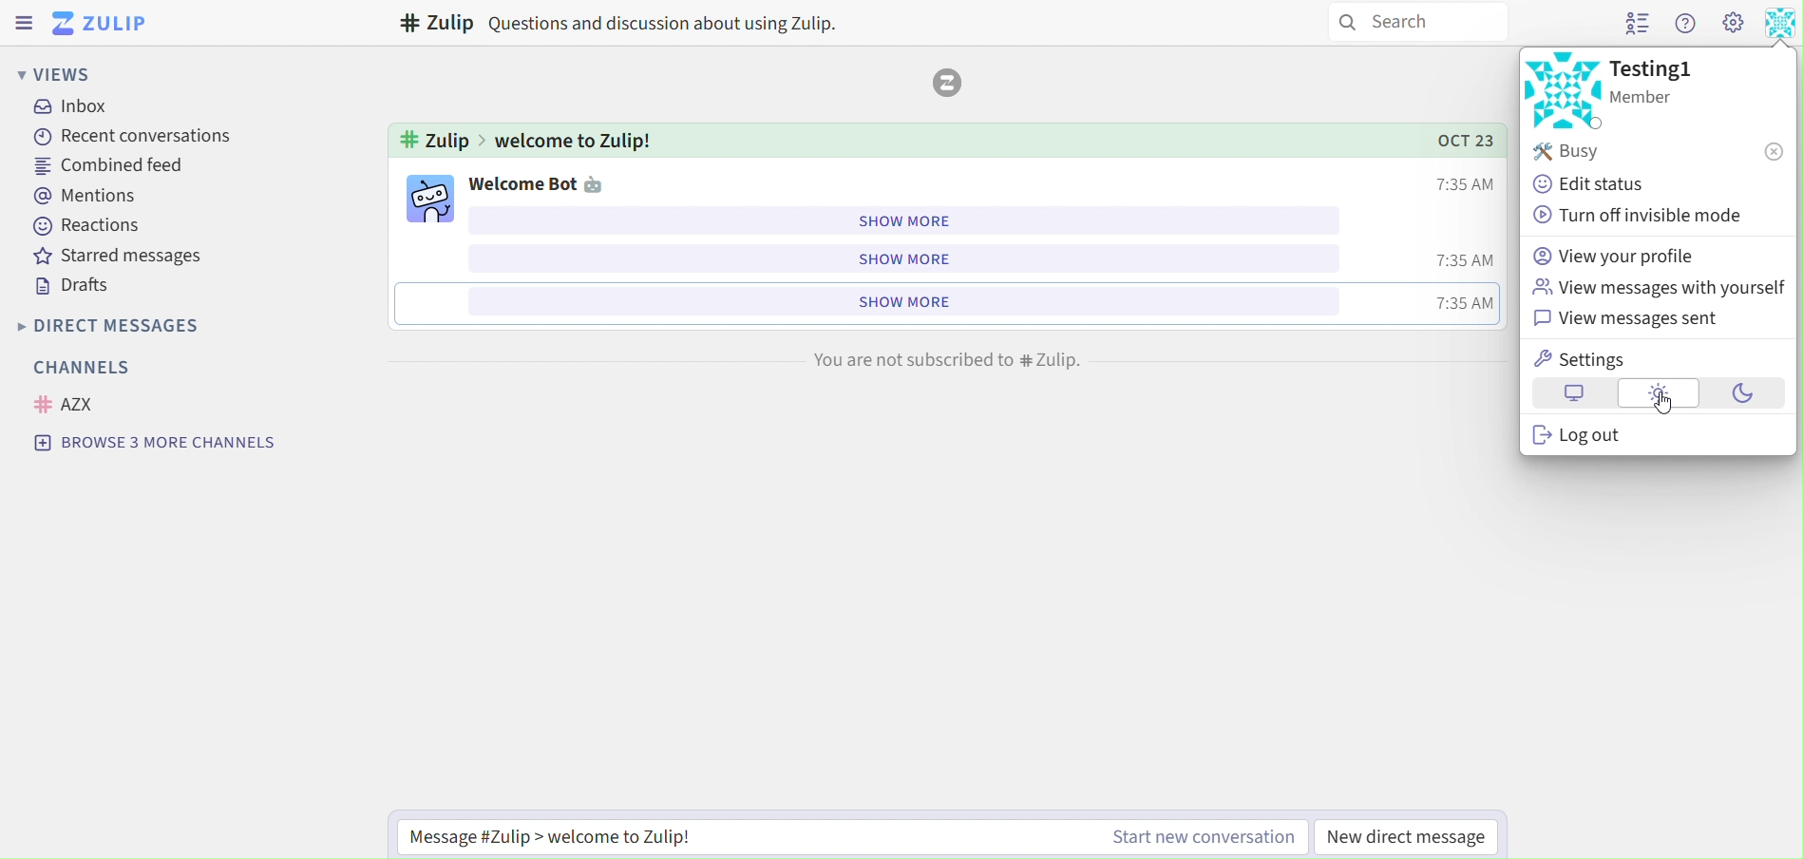  What do you see at coordinates (1414, 25) in the screenshot?
I see `search ` at bounding box center [1414, 25].